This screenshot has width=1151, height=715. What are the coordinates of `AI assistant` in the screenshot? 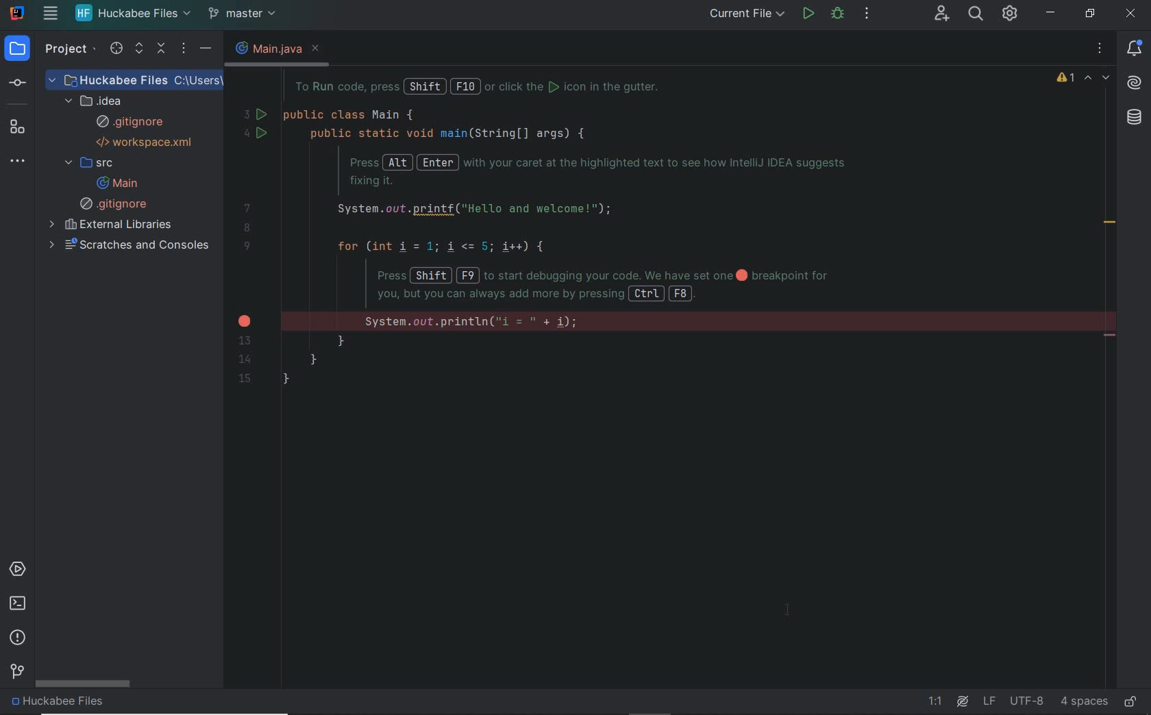 It's located at (1137, 81).